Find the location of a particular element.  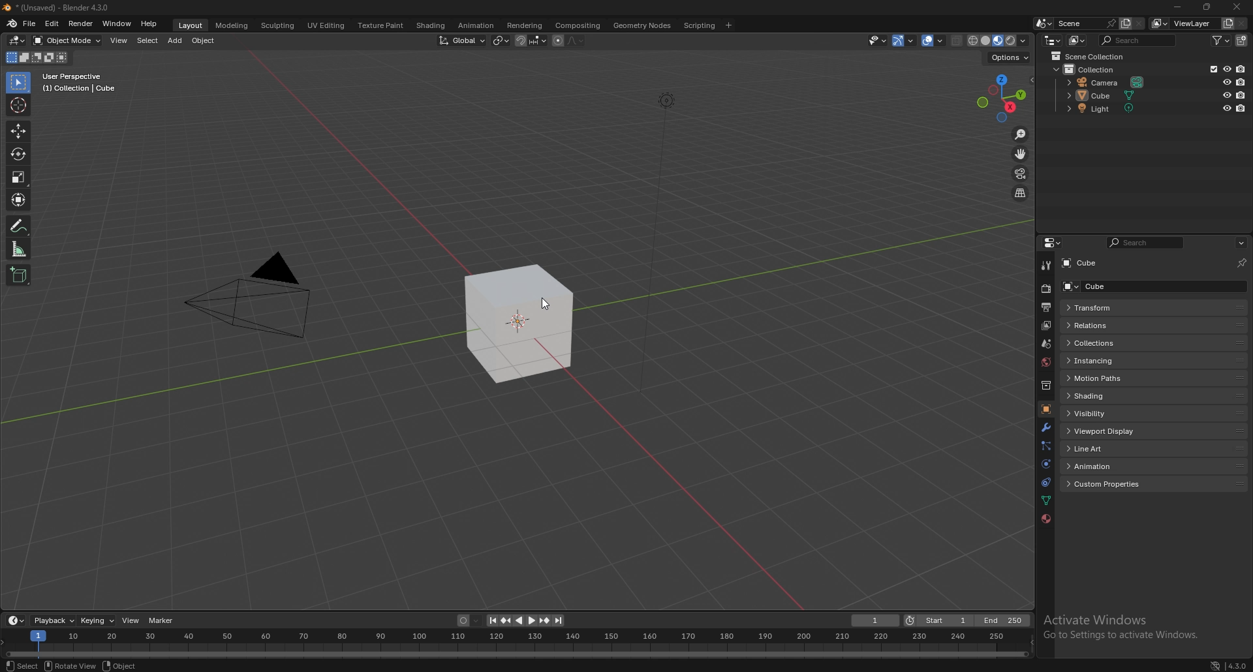

toggle xrays is located at coordinates (957, 41).